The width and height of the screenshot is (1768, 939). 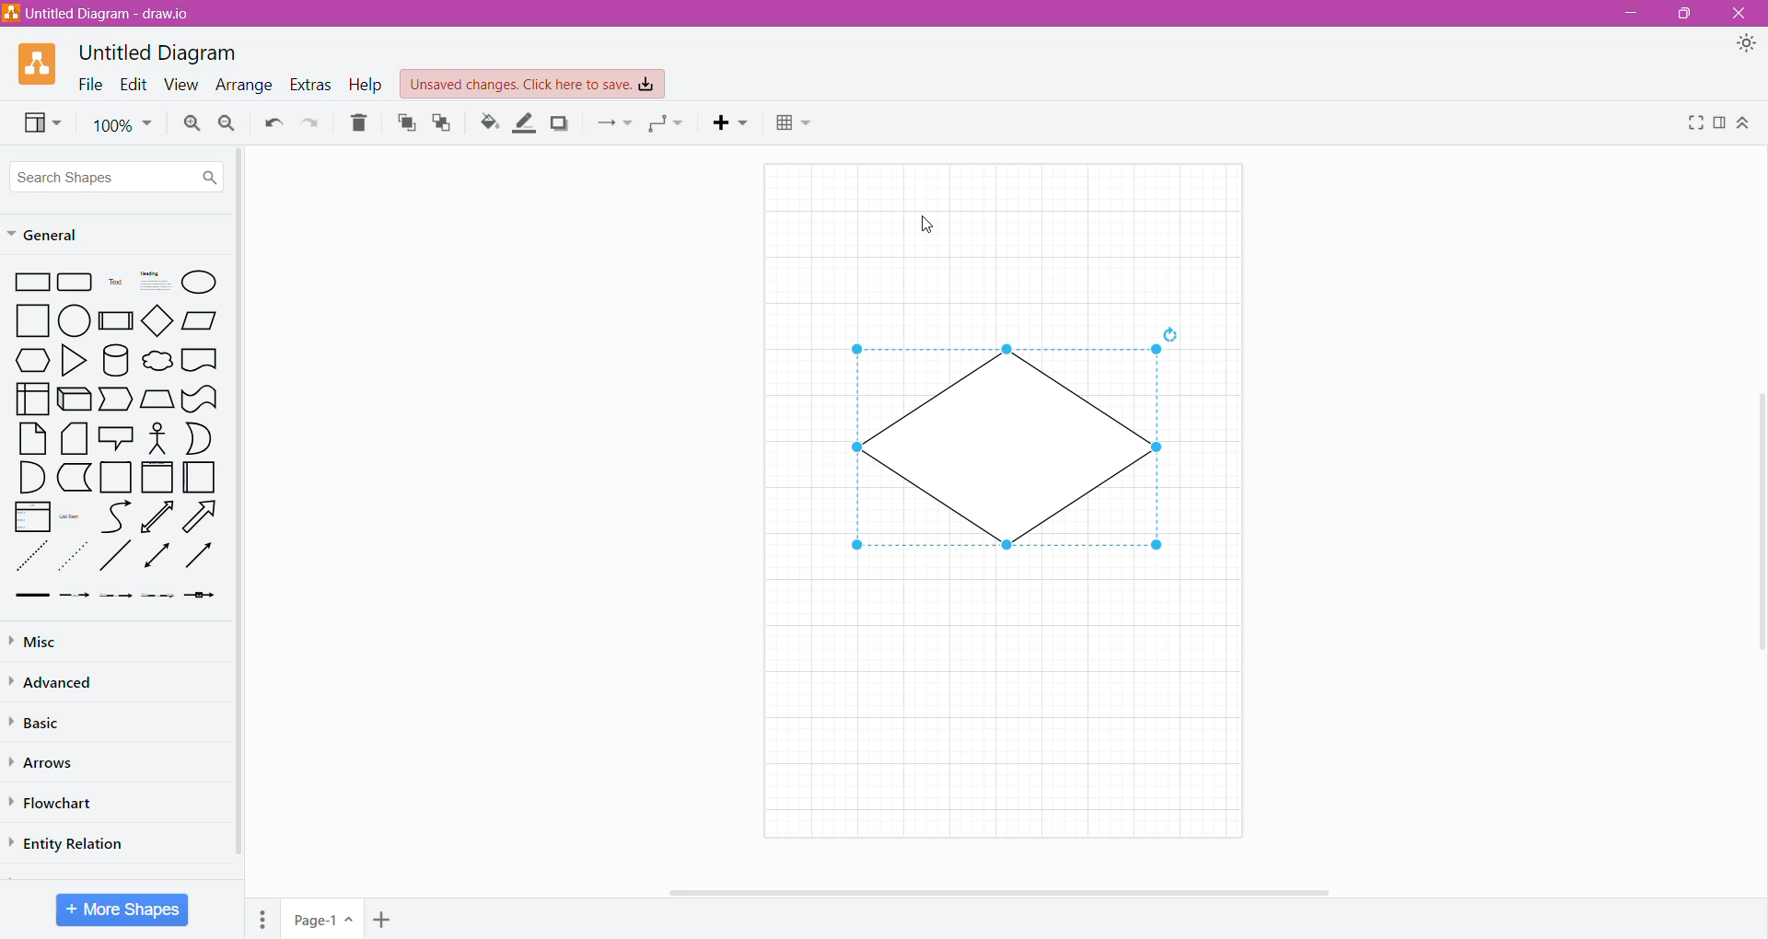 What do you see at coordinates (157, 283) in the screenshot?
I see `Heading with Text` at bounding box center [157, 283].